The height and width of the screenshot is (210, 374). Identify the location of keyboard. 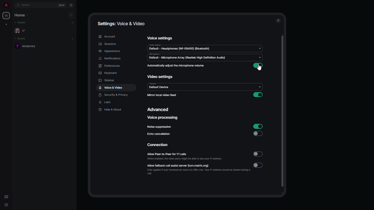
(108, 73).